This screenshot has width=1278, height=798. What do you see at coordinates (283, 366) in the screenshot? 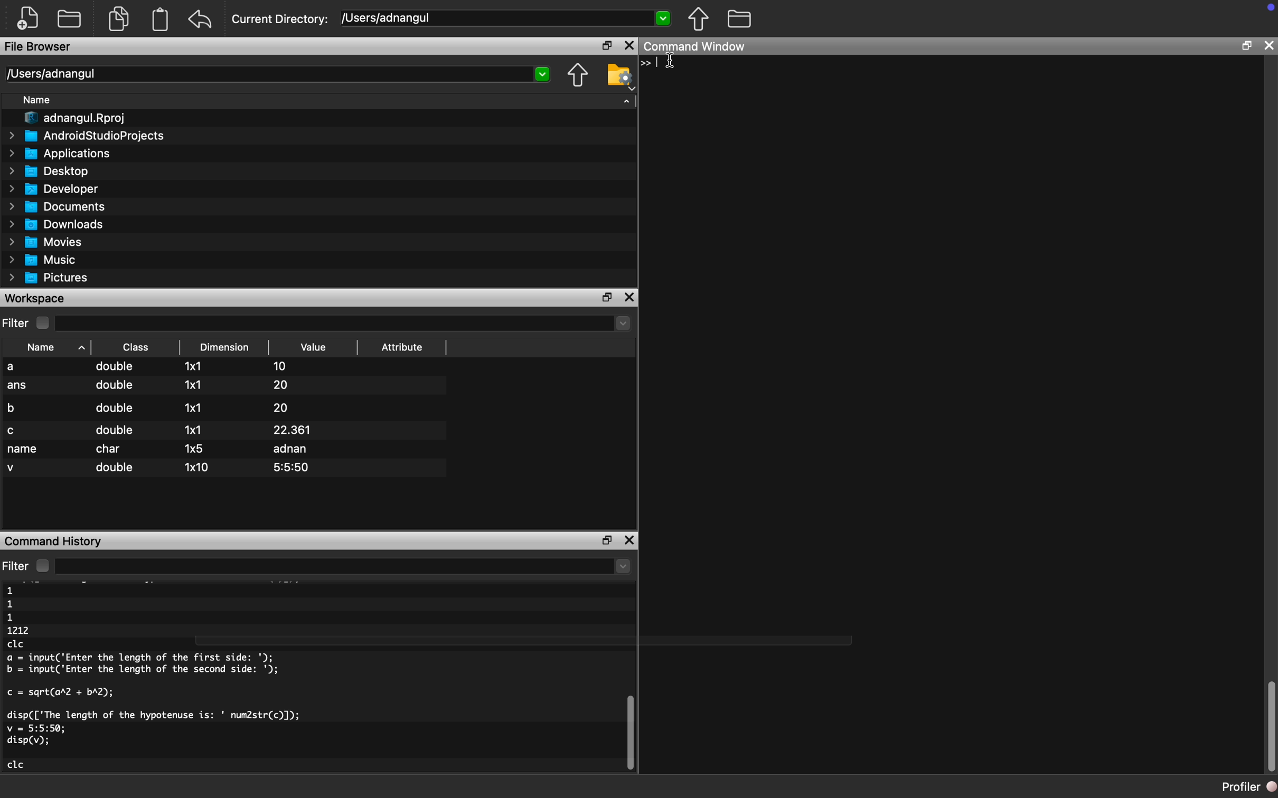
I see `10` at bounding box center [283, 366].